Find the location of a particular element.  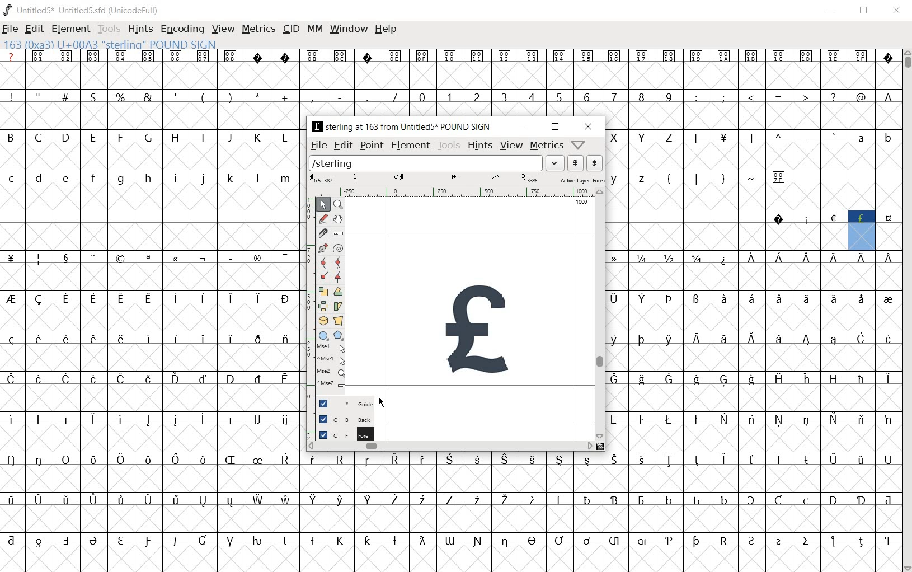

Symbol is located at coordinates (449, 500).